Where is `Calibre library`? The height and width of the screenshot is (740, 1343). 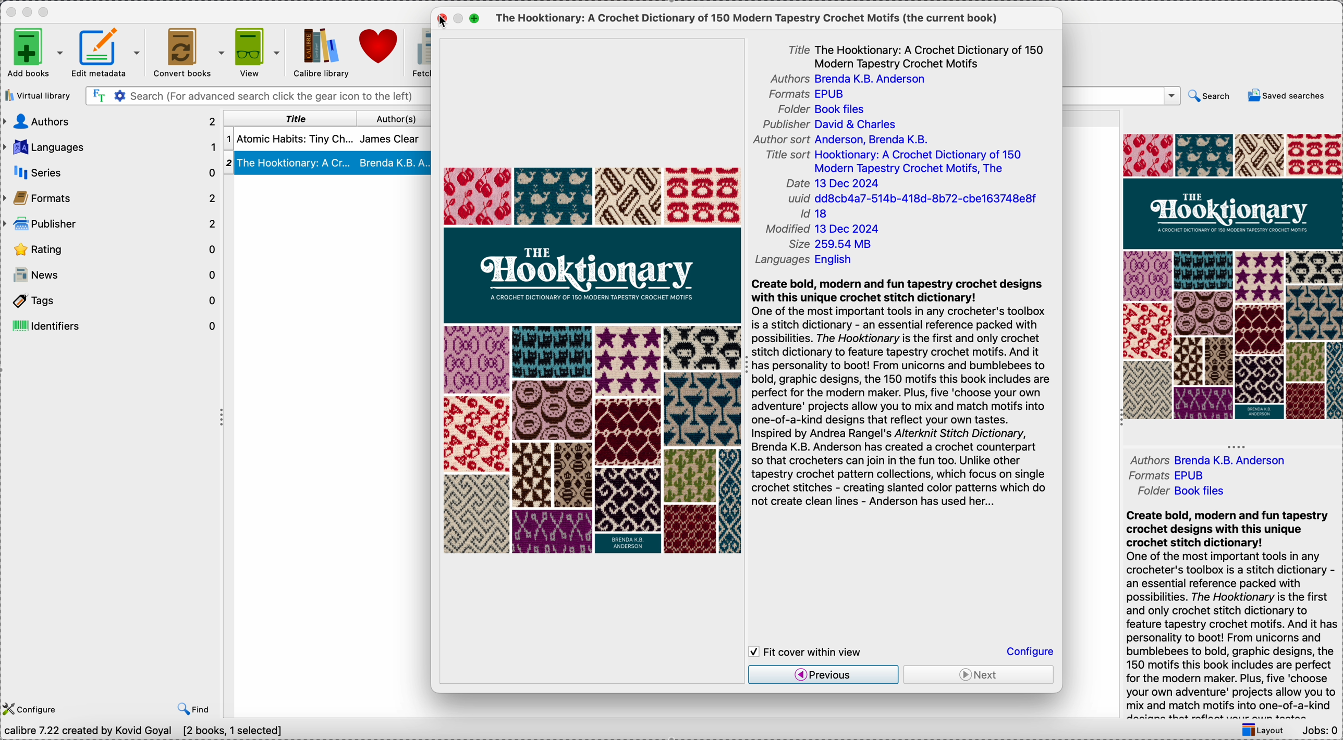 Calibre library is located at coordinates (321, 54).